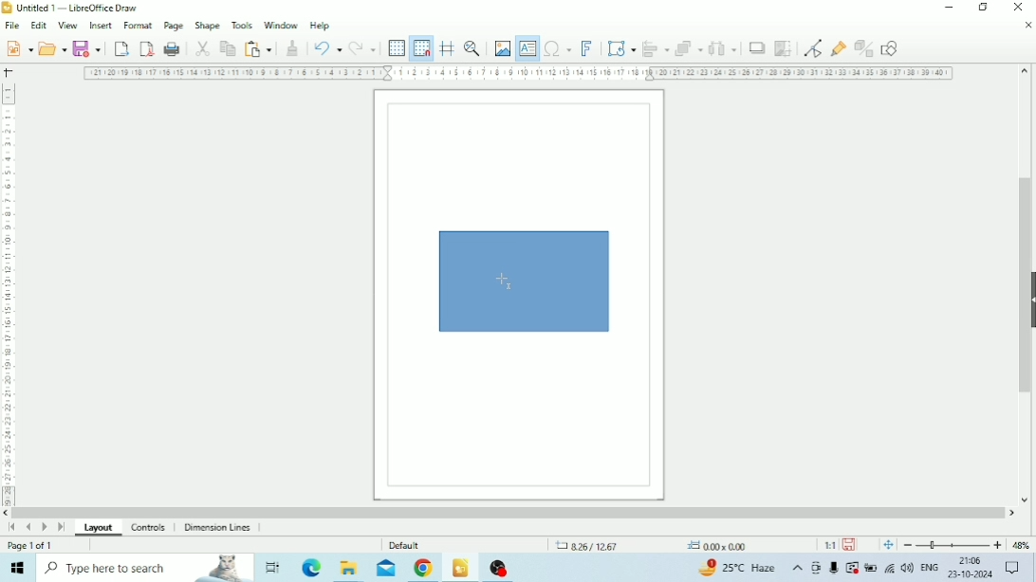  Describe the element at coordinates (784, 48) in the screenshot. I see `Crop Image` at that location.